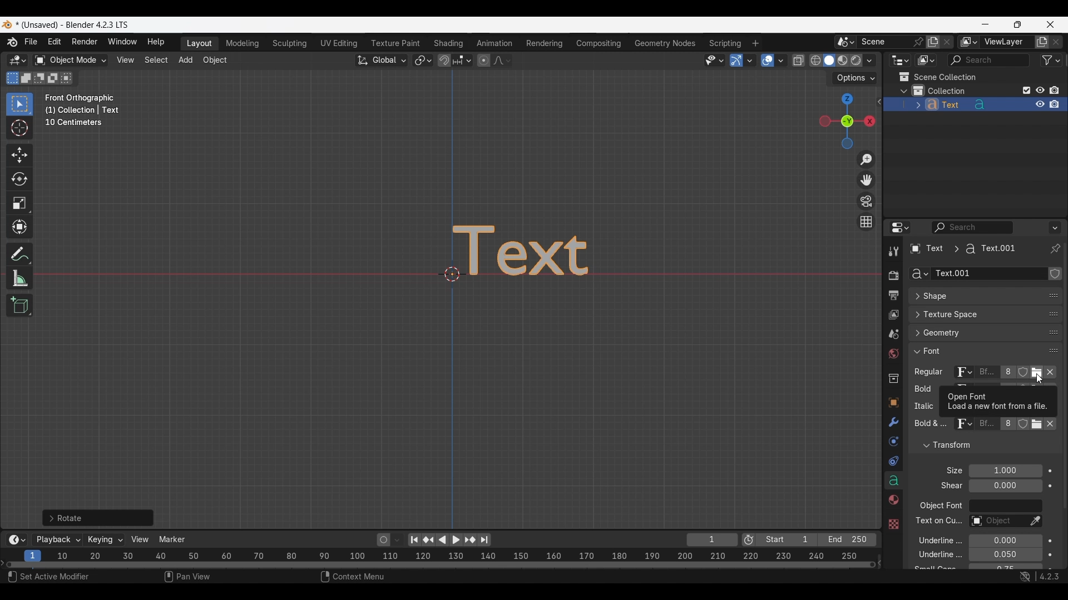  Describe the element at coordinates (1056, 227) in the screenshot. I see `Options for the properties editor` at that location.